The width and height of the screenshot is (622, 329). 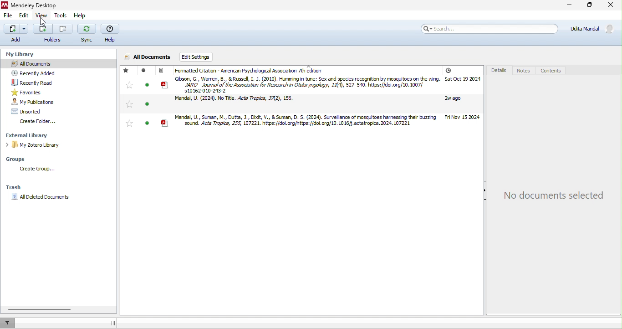 I want to click on notes, so click(x=524, y=71).